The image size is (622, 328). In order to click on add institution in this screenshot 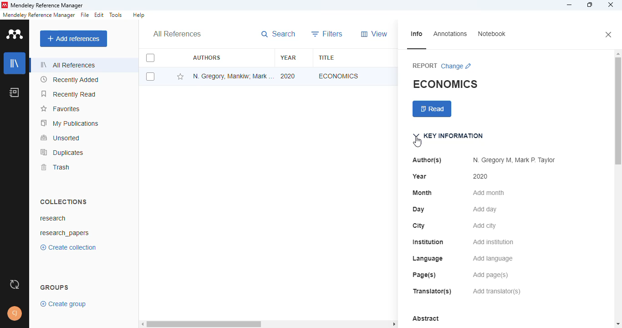, I will do `click(493, 242)`.